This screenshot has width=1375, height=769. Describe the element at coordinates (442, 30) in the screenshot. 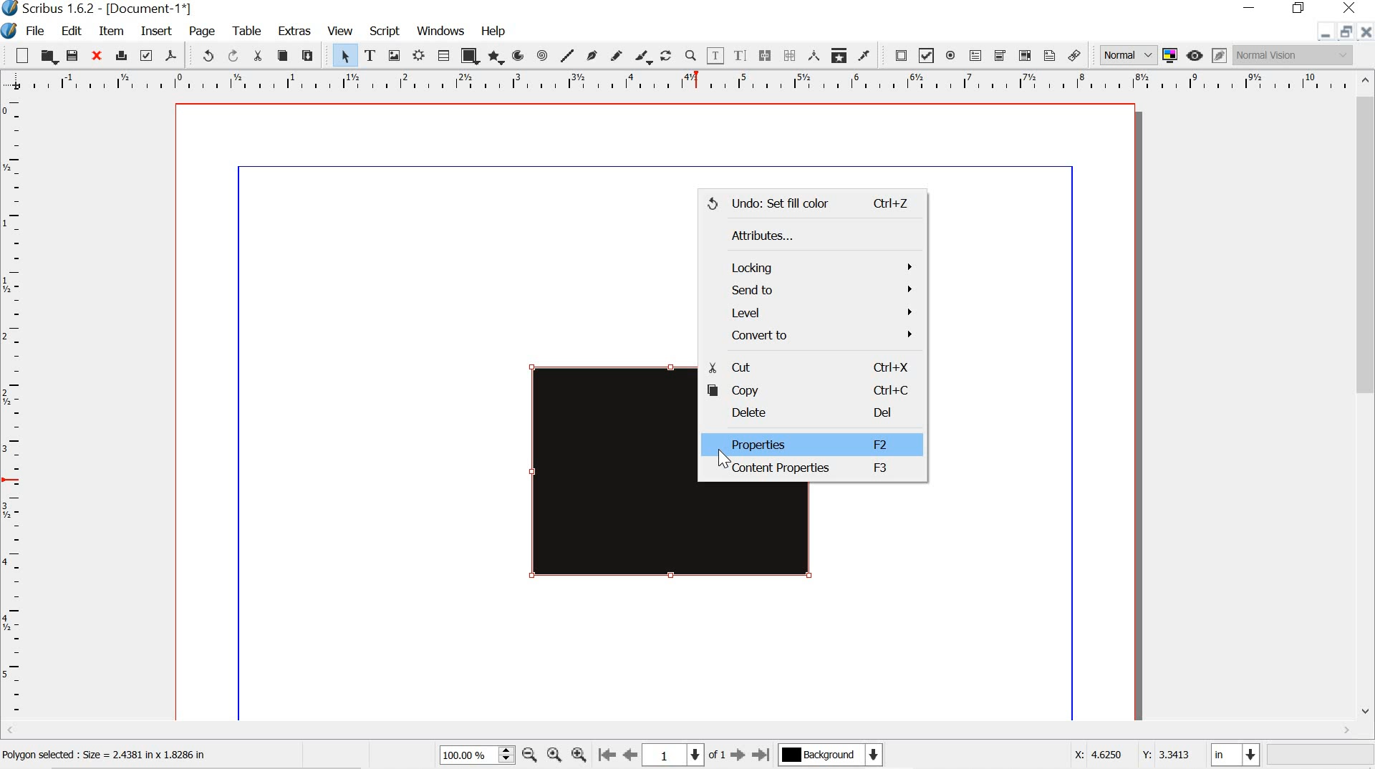

I see `windows` at that location.